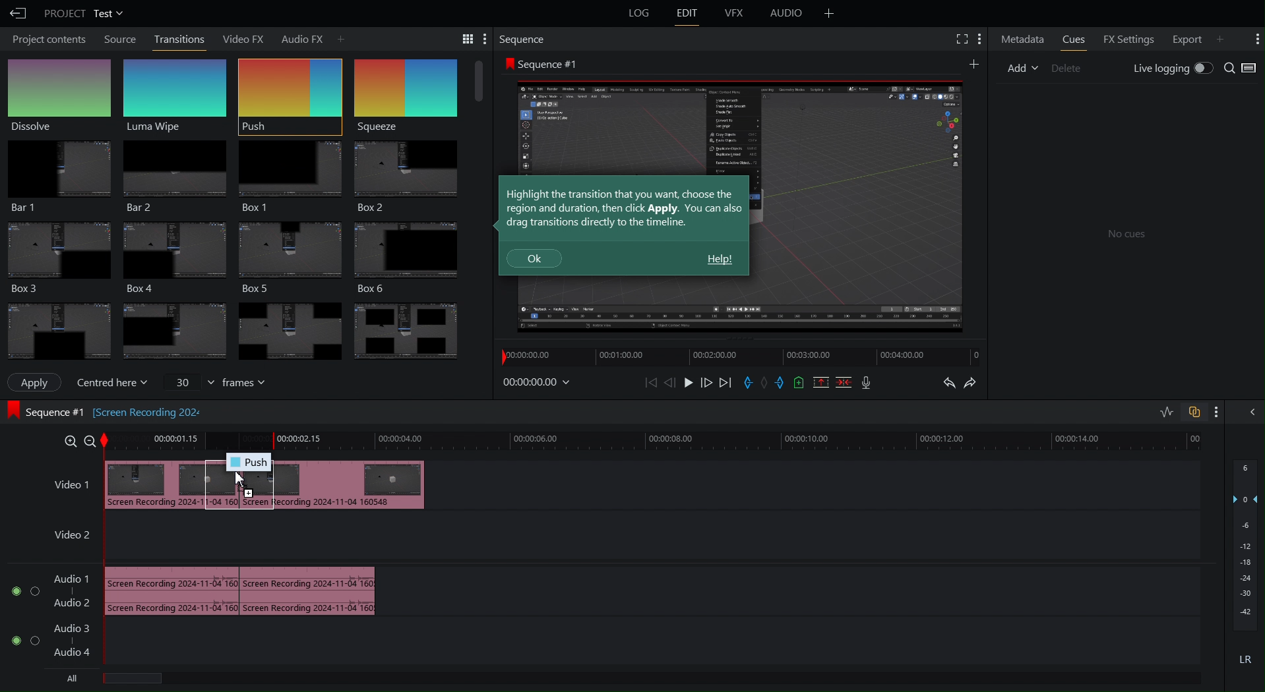 This screenshot has width=1265, height=692. What do you see at coordinates (34, 594) in the screenshot?
I see `toggl` at bounding box center [34, 594].